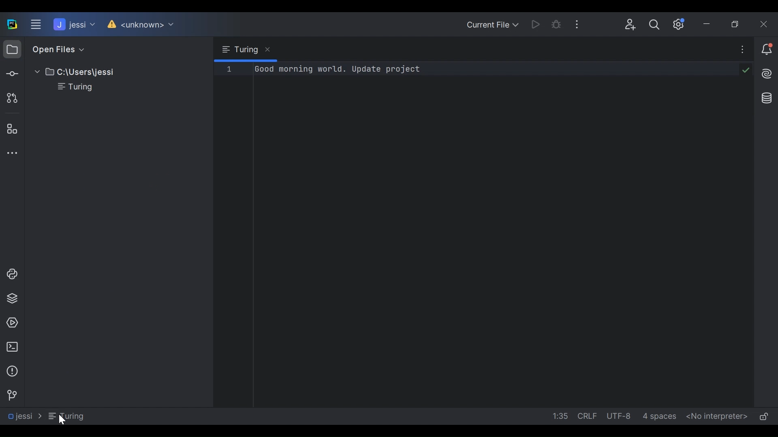  What do you see at coordinates (493, 24) in the screenshot?
I see `Current File` at bounding box center [493, 24].